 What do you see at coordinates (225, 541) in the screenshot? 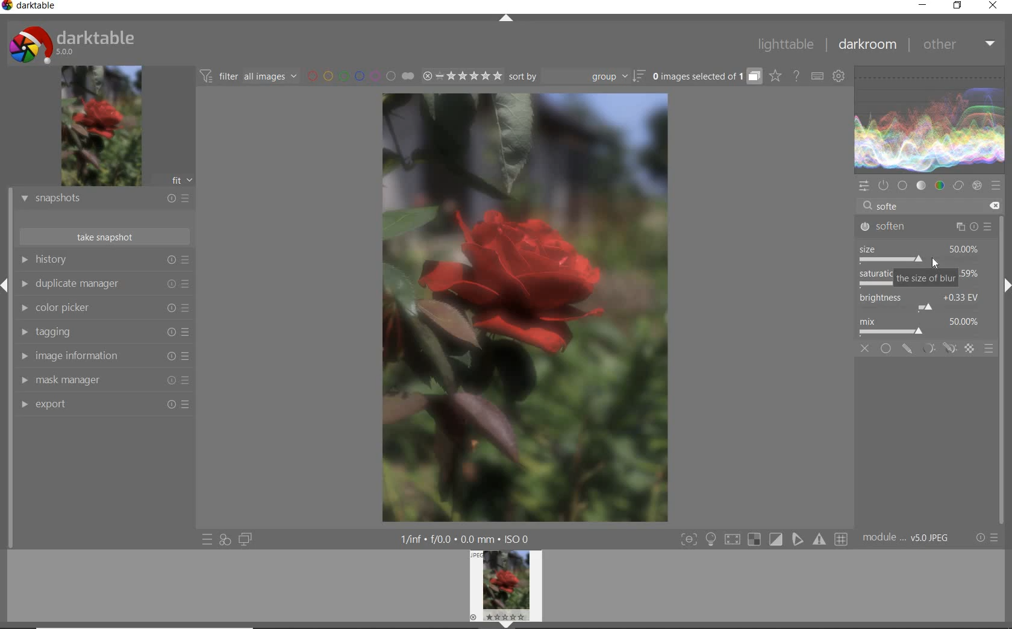
I see `quick access for applying any of your styles` at bounding box center [225, 541].